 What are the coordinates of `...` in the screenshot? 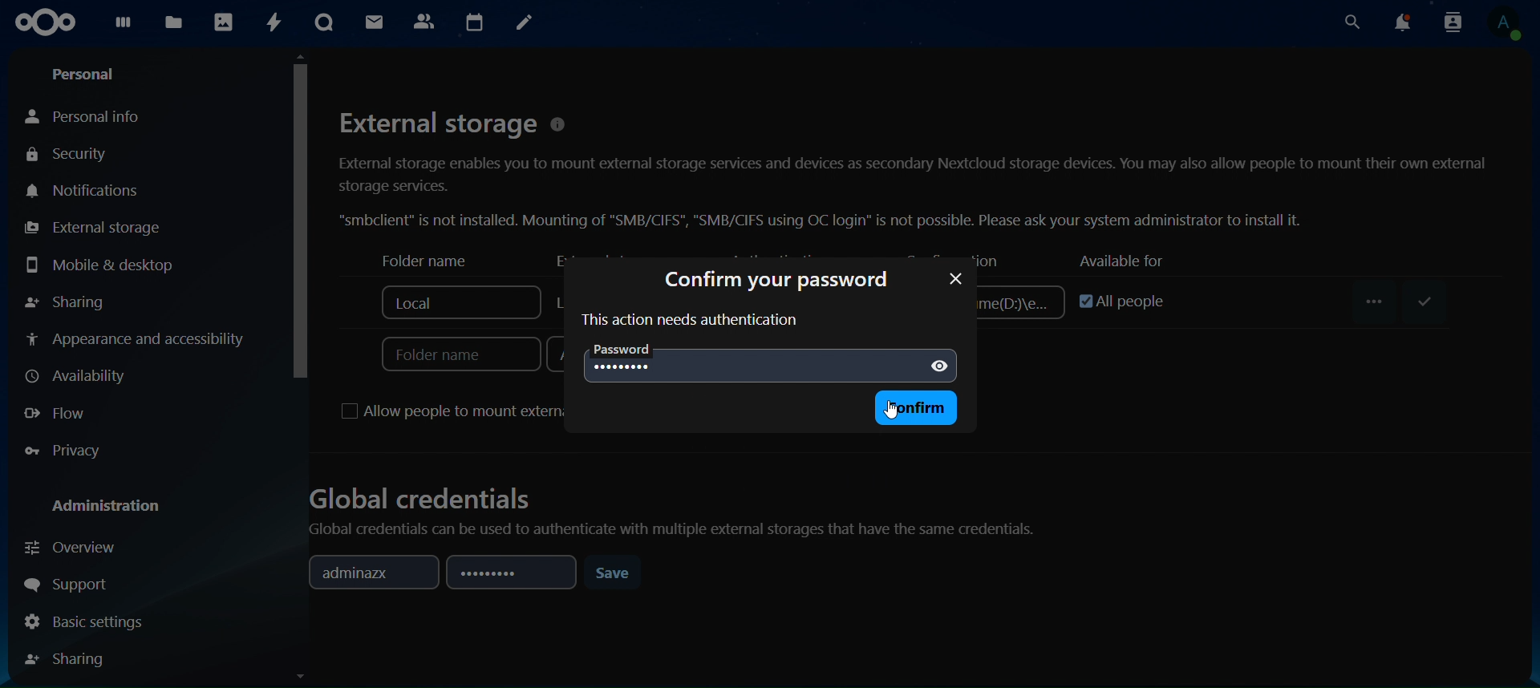 It's located at (1377, 302).